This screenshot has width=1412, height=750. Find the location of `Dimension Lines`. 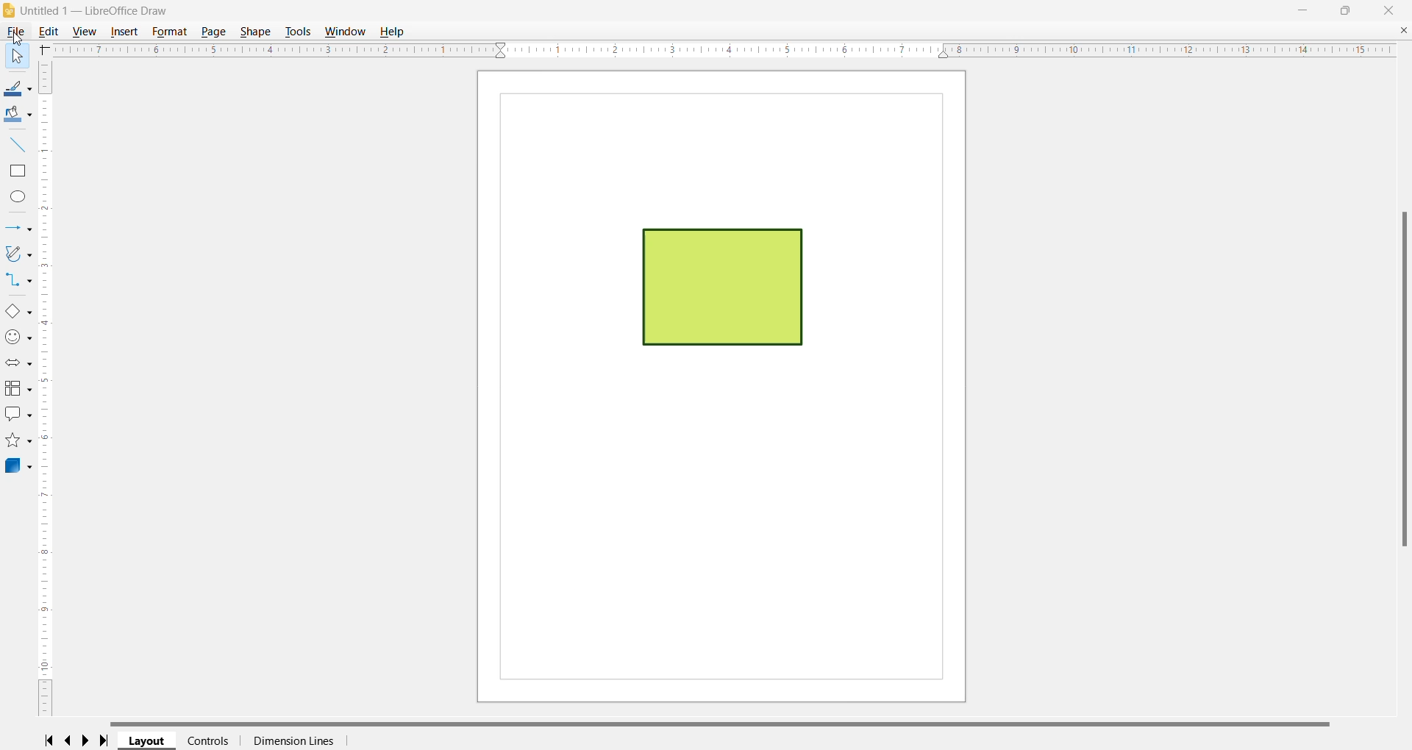

Dimension Lines is located at coordinates (293, 741).